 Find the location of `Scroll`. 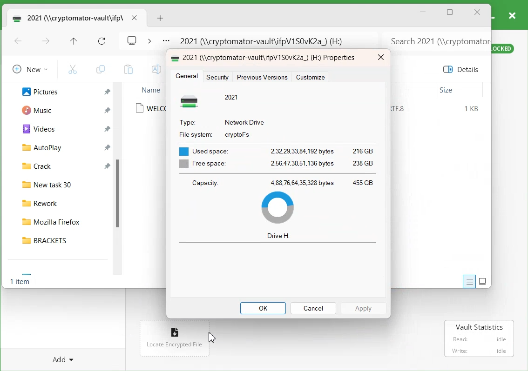

Scroll is located at coordinates (120, 182).